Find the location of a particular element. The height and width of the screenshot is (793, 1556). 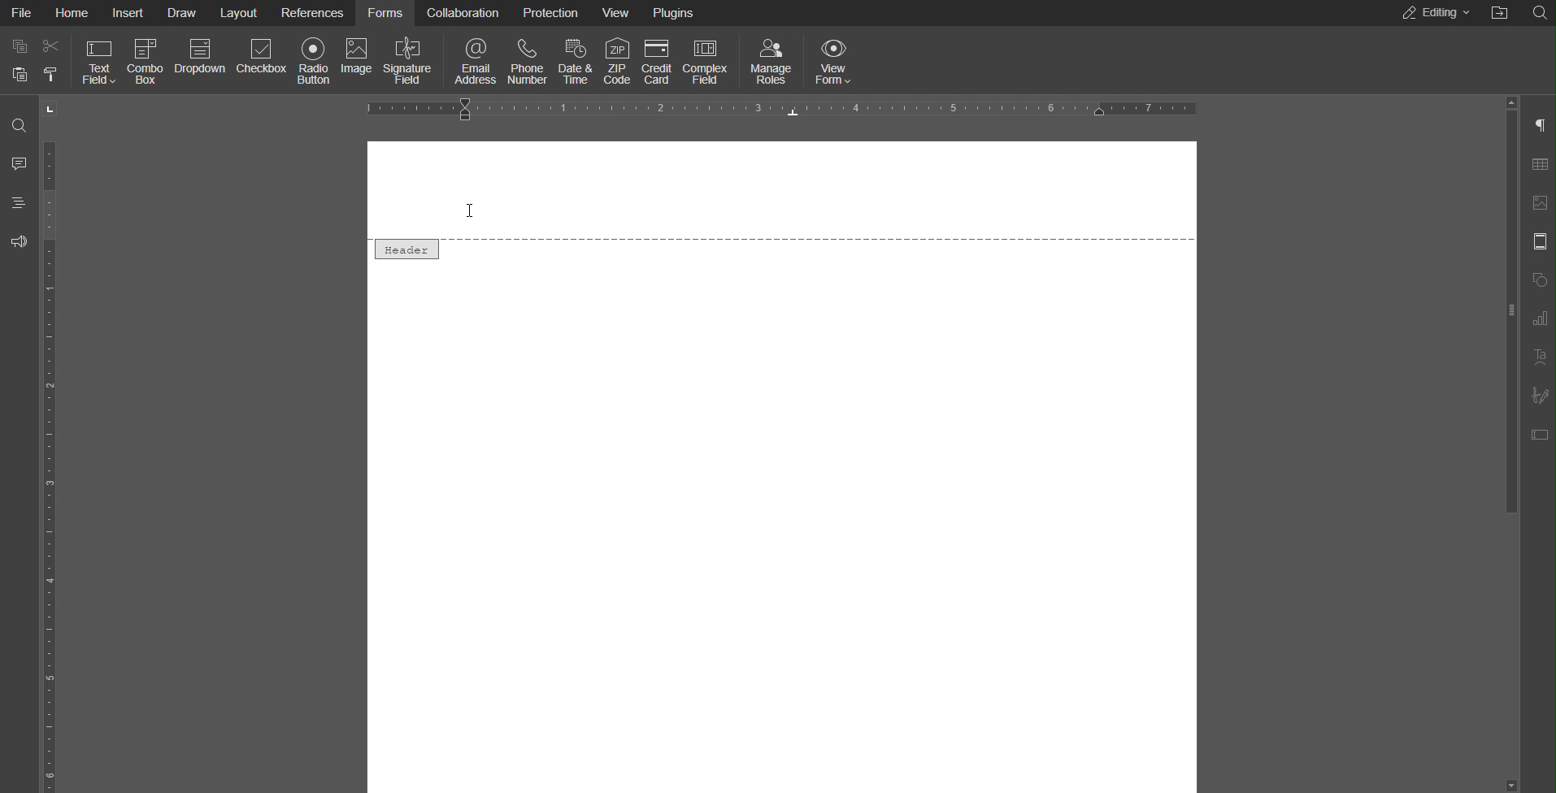

Layout is located at coordinates (241, 14).